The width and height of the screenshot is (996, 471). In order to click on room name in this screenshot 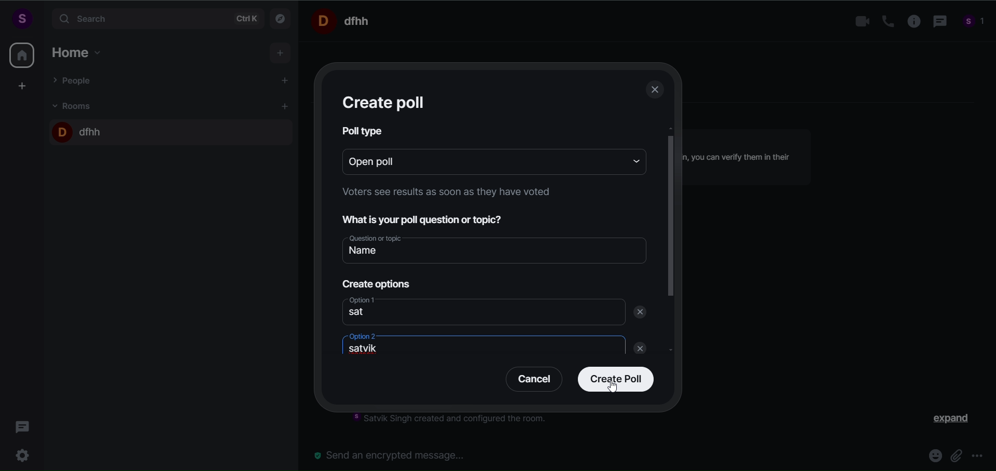, I will do `click(344, 20)`.